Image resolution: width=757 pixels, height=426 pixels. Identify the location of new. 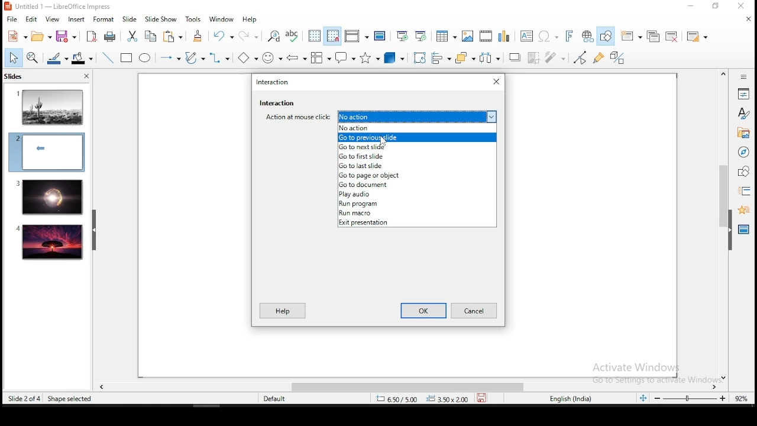
(16, 36).